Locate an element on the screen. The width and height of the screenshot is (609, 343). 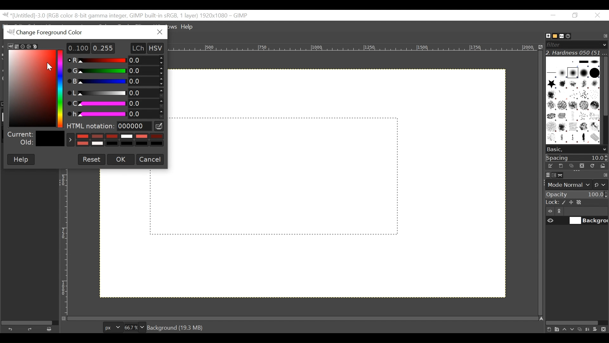
Opacity is located at coordinates (576, 195).